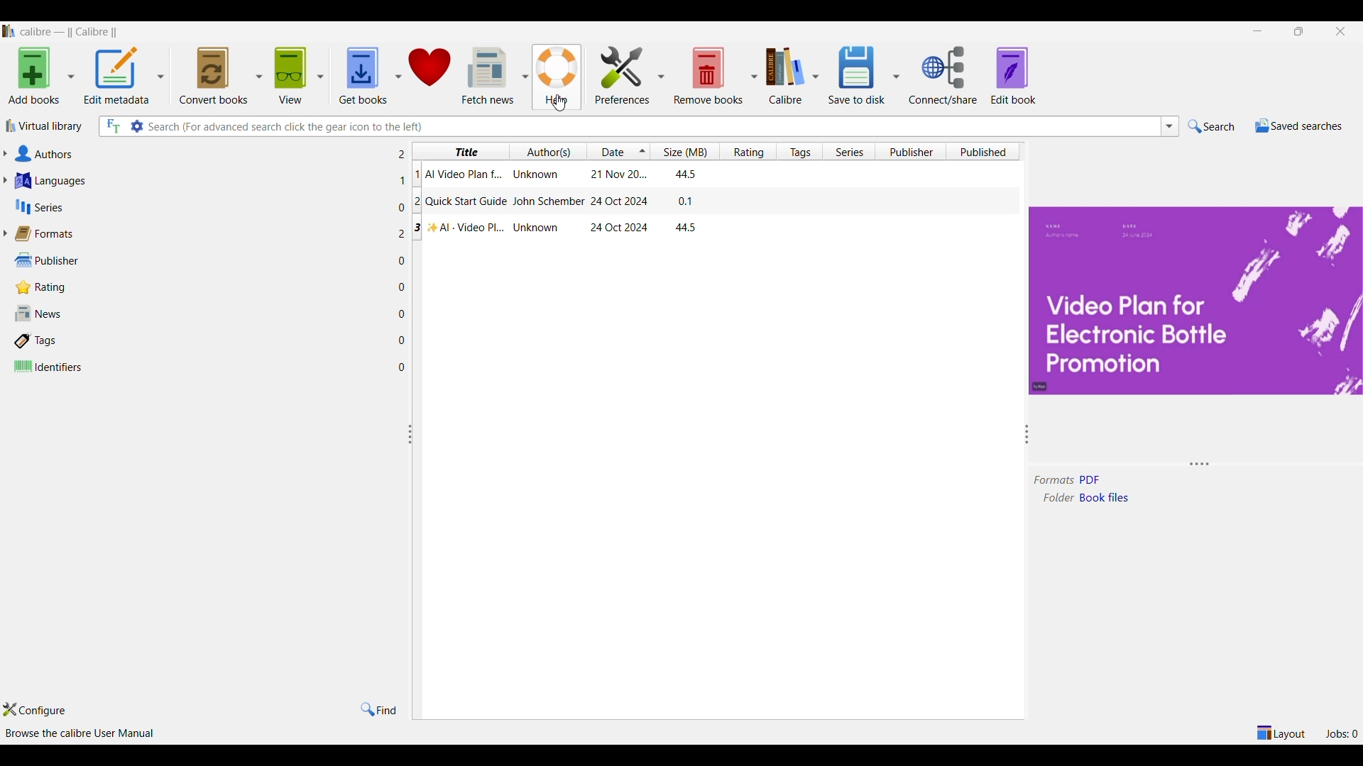 This screenshot has width=1363, height=766. I want to click on Clos interface, so click(1341, 32).